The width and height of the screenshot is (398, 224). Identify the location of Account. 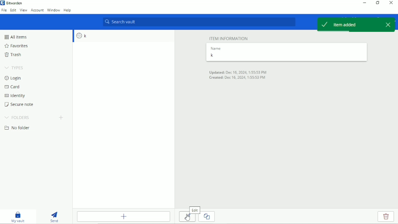
(37, 11).